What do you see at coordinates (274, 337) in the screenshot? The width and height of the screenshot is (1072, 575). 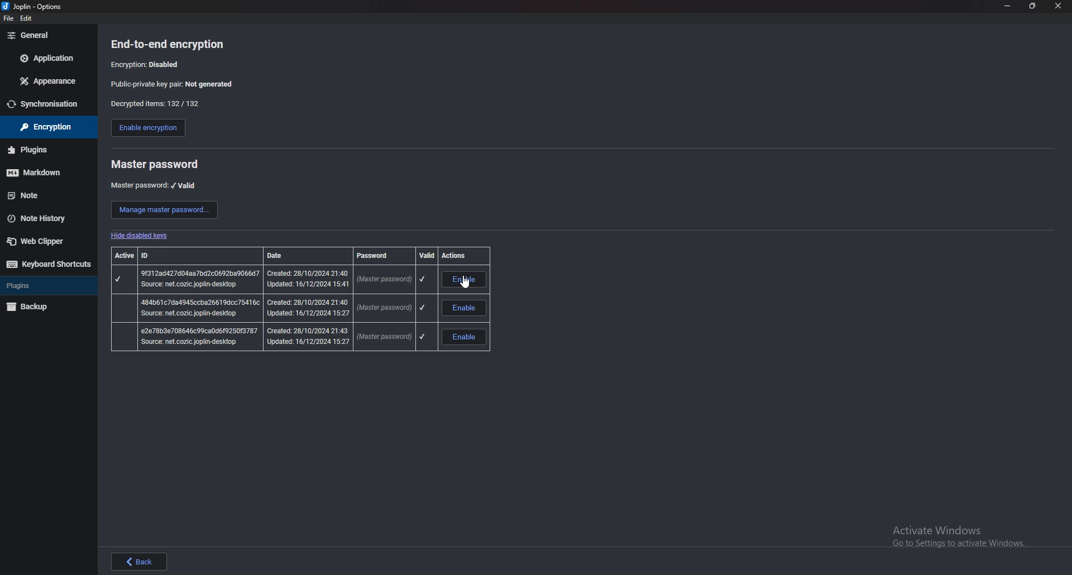 I see `master password` at bounding box center [274, 337].